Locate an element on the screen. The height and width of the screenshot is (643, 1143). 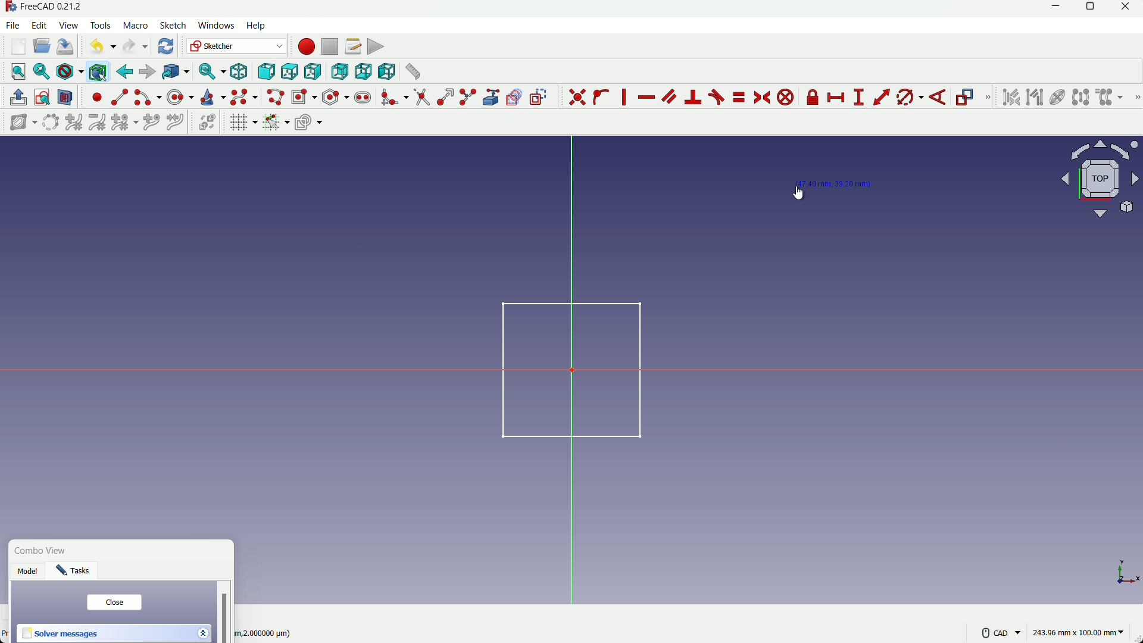
close app is located at coordinates (1129, 9).